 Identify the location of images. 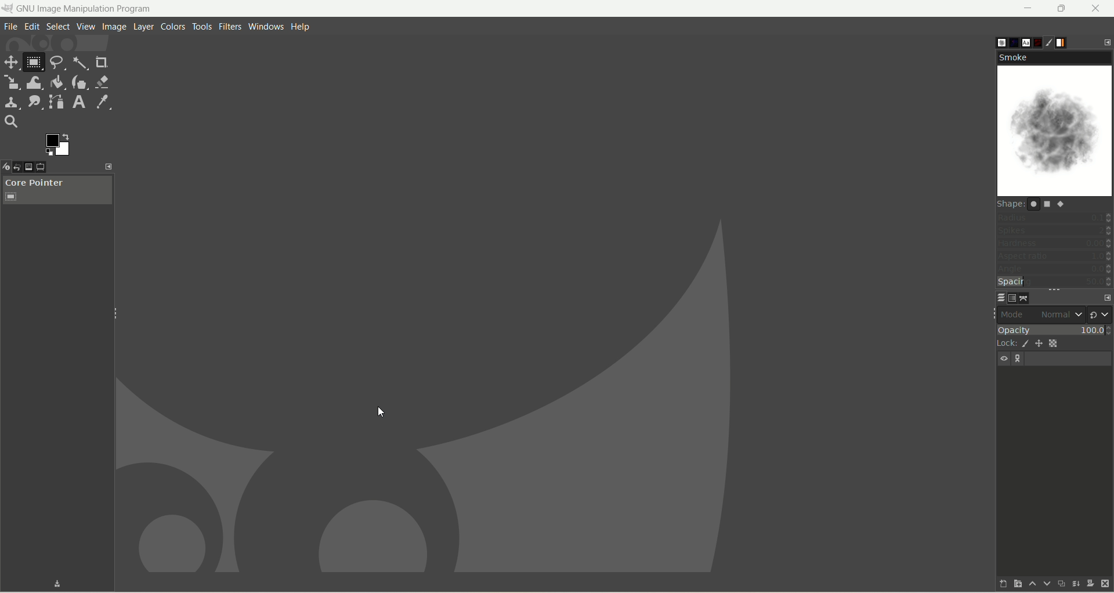
(36, 167).